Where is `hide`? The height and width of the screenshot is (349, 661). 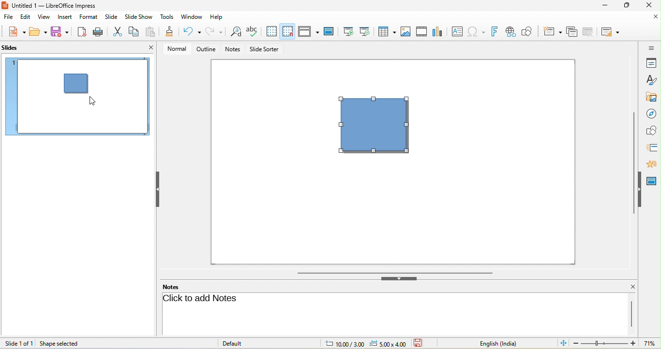 hide is located at coordinates (641, 191).